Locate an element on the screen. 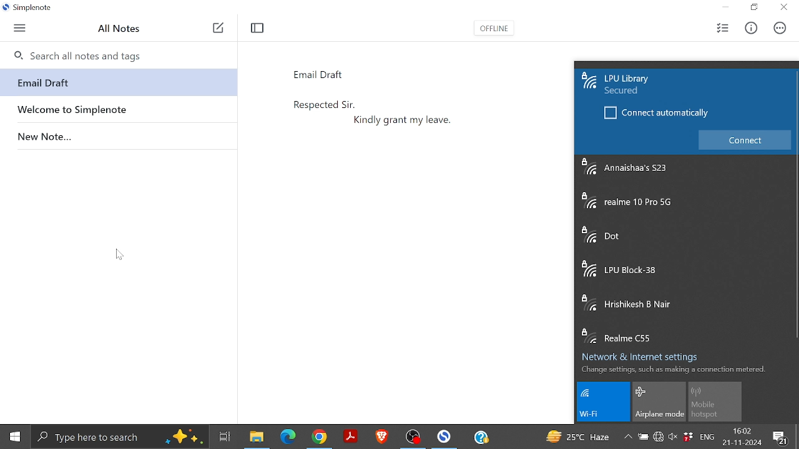 This screenshot has height=449, width=799. Add note is located at coordinates (218, 29).